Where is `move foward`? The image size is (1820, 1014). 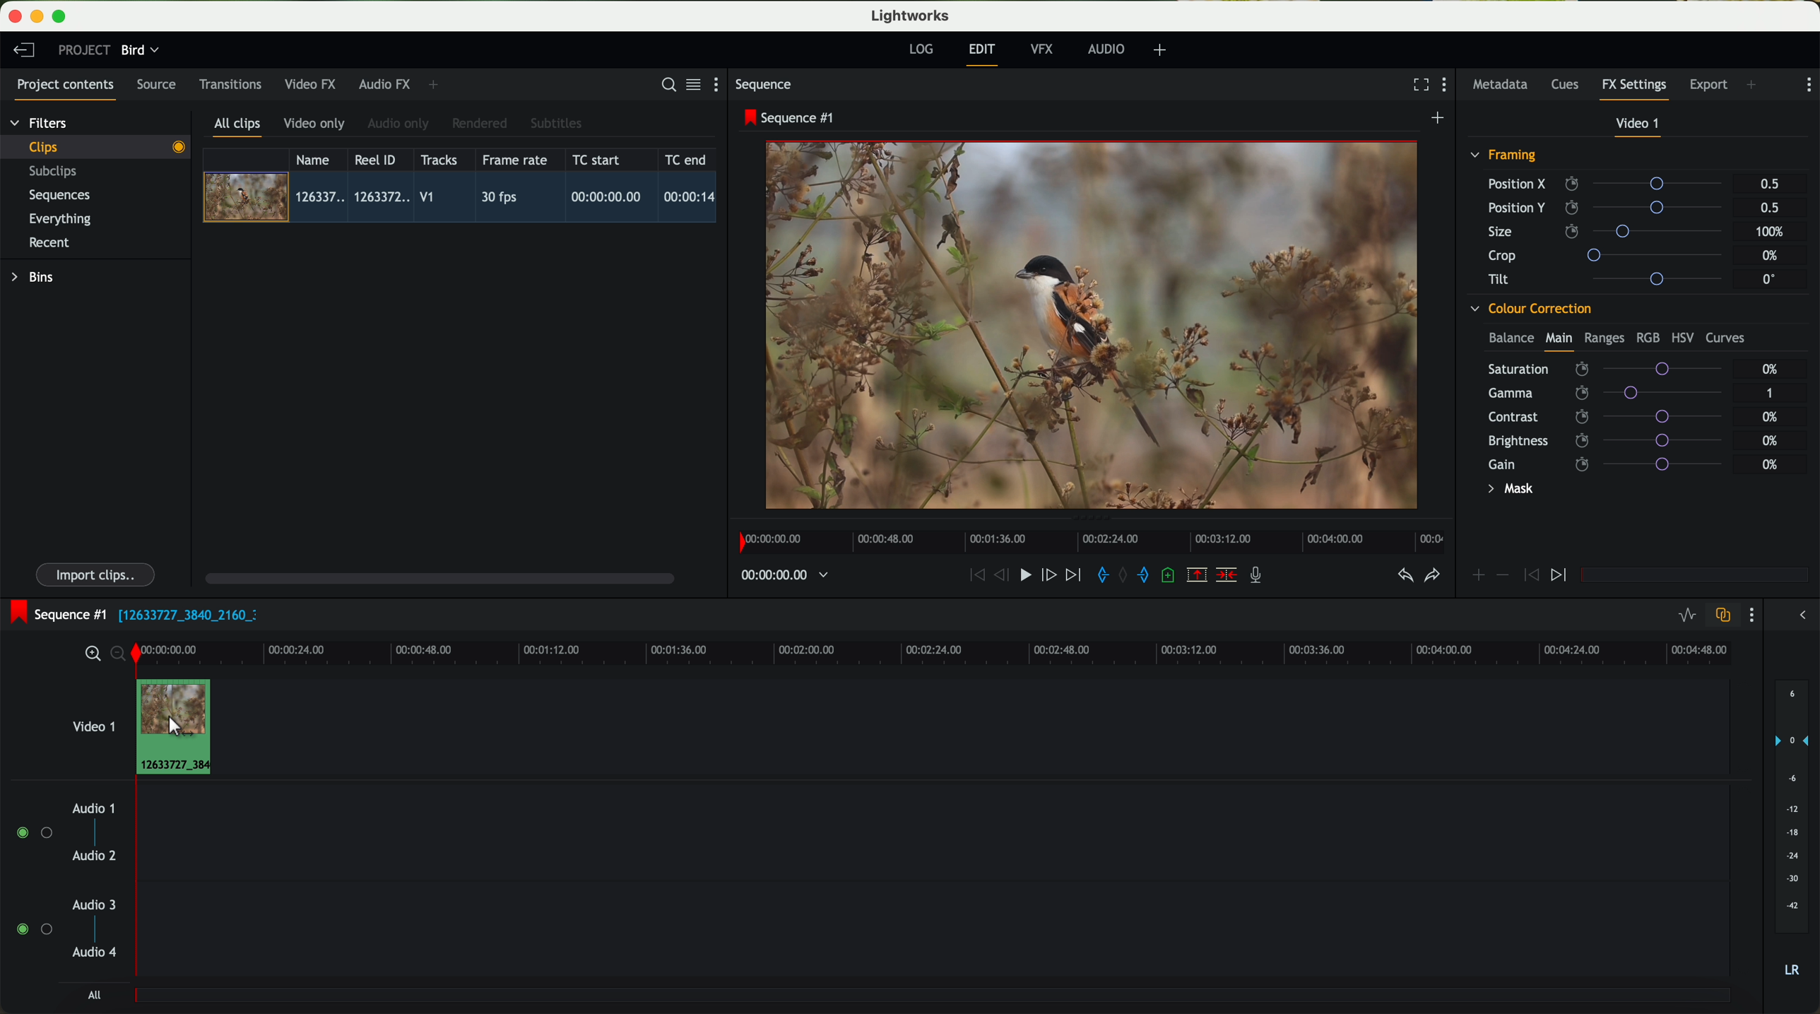
move foward is located at coordinates (1072, 575).